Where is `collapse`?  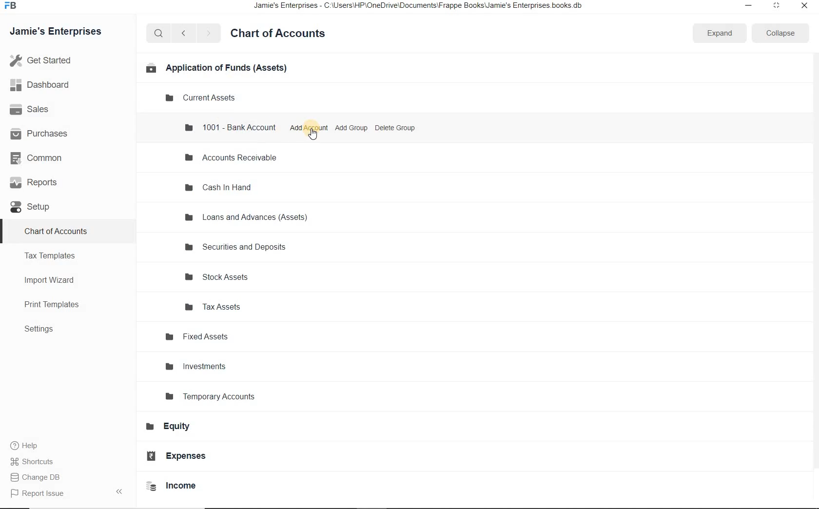 collapse is located at coordinates (778, 33).